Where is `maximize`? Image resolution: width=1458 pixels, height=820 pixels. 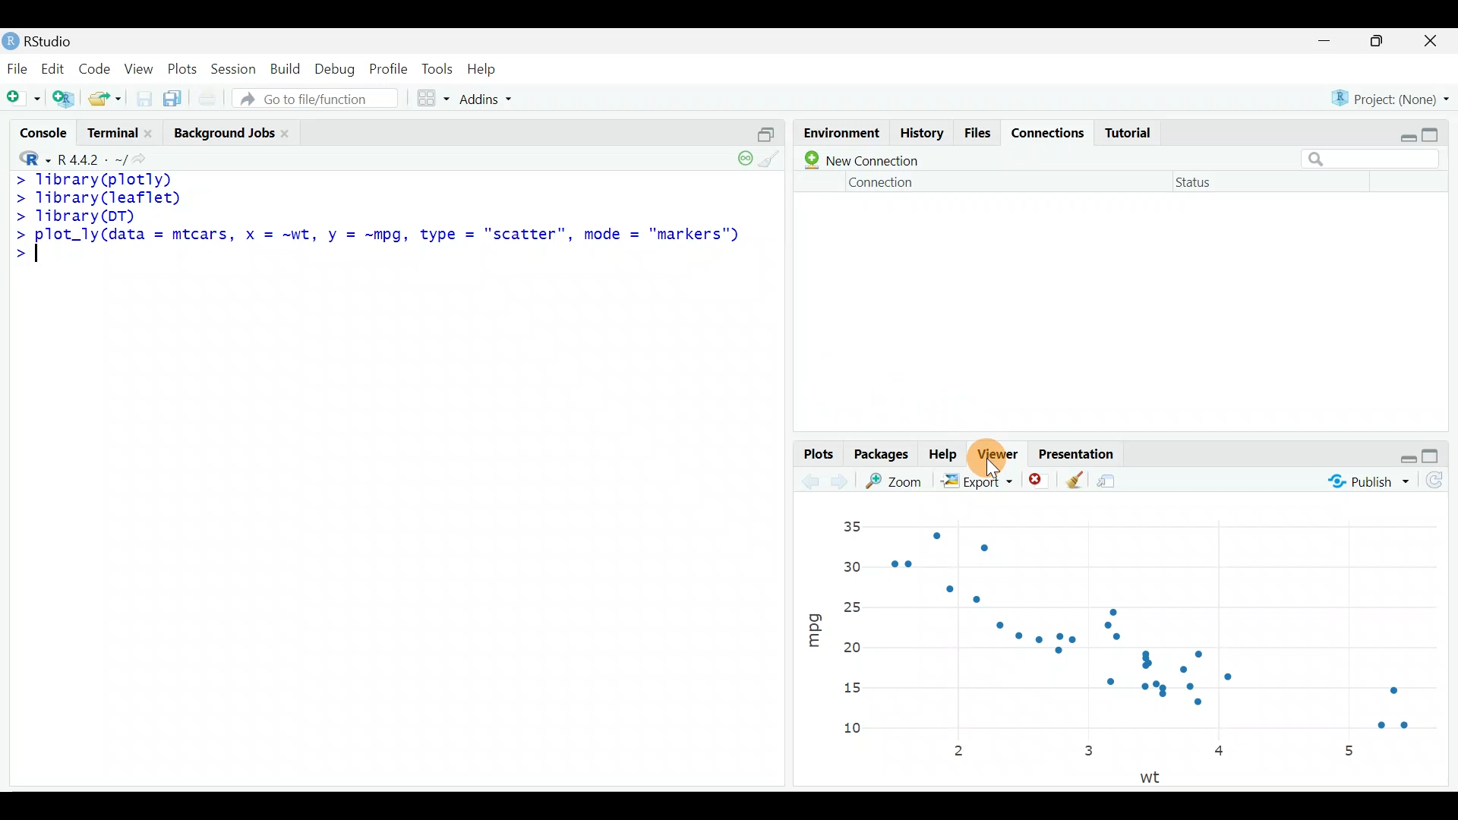 maximize is located at coordinates (1384, 43).